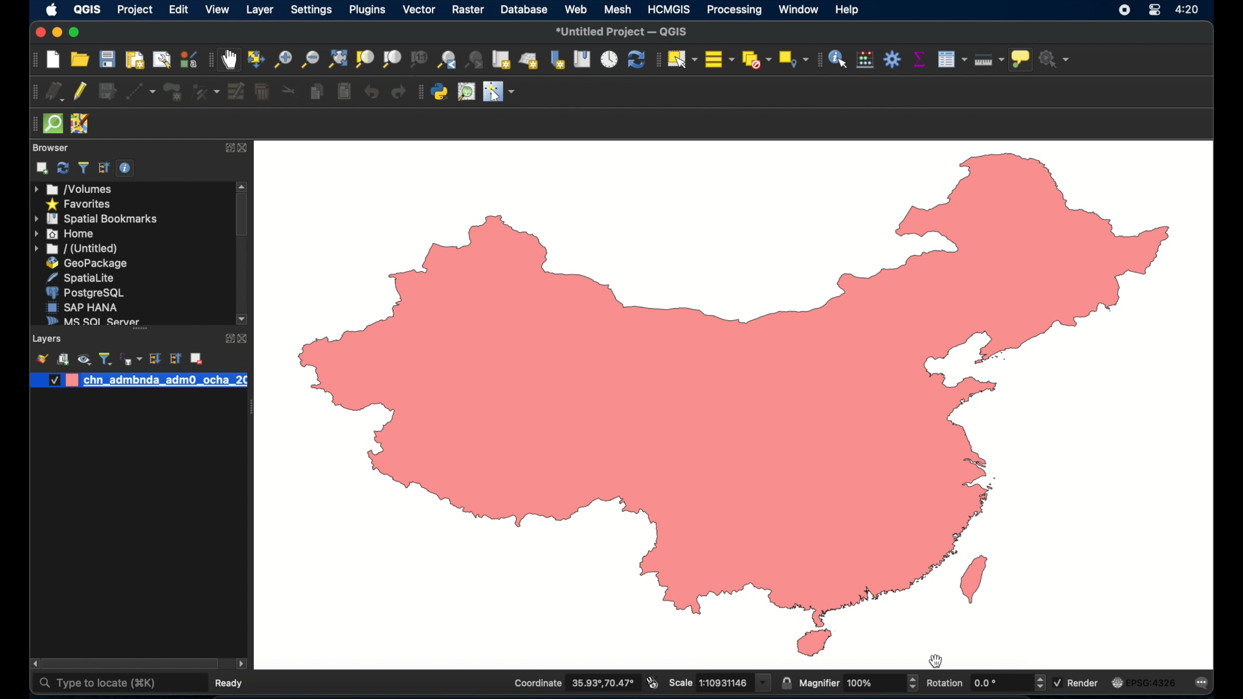 The image size is (1243, 699). I want to click on Coordinate 35.93°,70.47°, so click(574, 683).